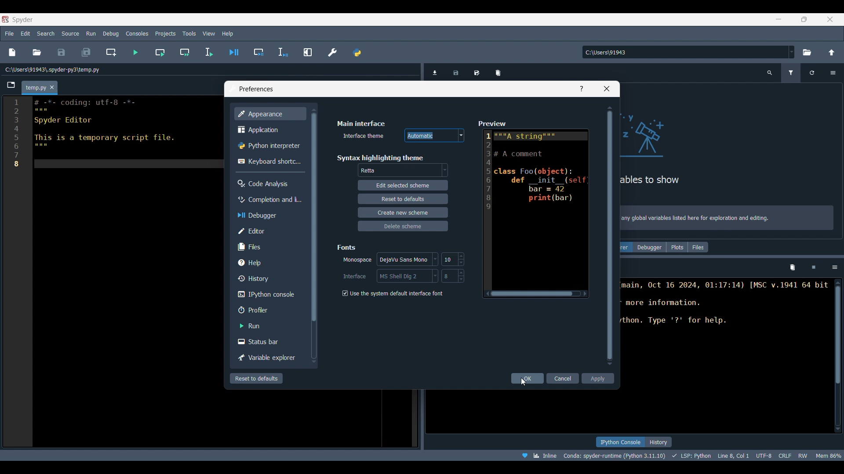 This screenshot has height=474, width=844. What do you see at coordinates (804, 455) in the screenshot?
I see `rw` at bounding box center [804, 455].